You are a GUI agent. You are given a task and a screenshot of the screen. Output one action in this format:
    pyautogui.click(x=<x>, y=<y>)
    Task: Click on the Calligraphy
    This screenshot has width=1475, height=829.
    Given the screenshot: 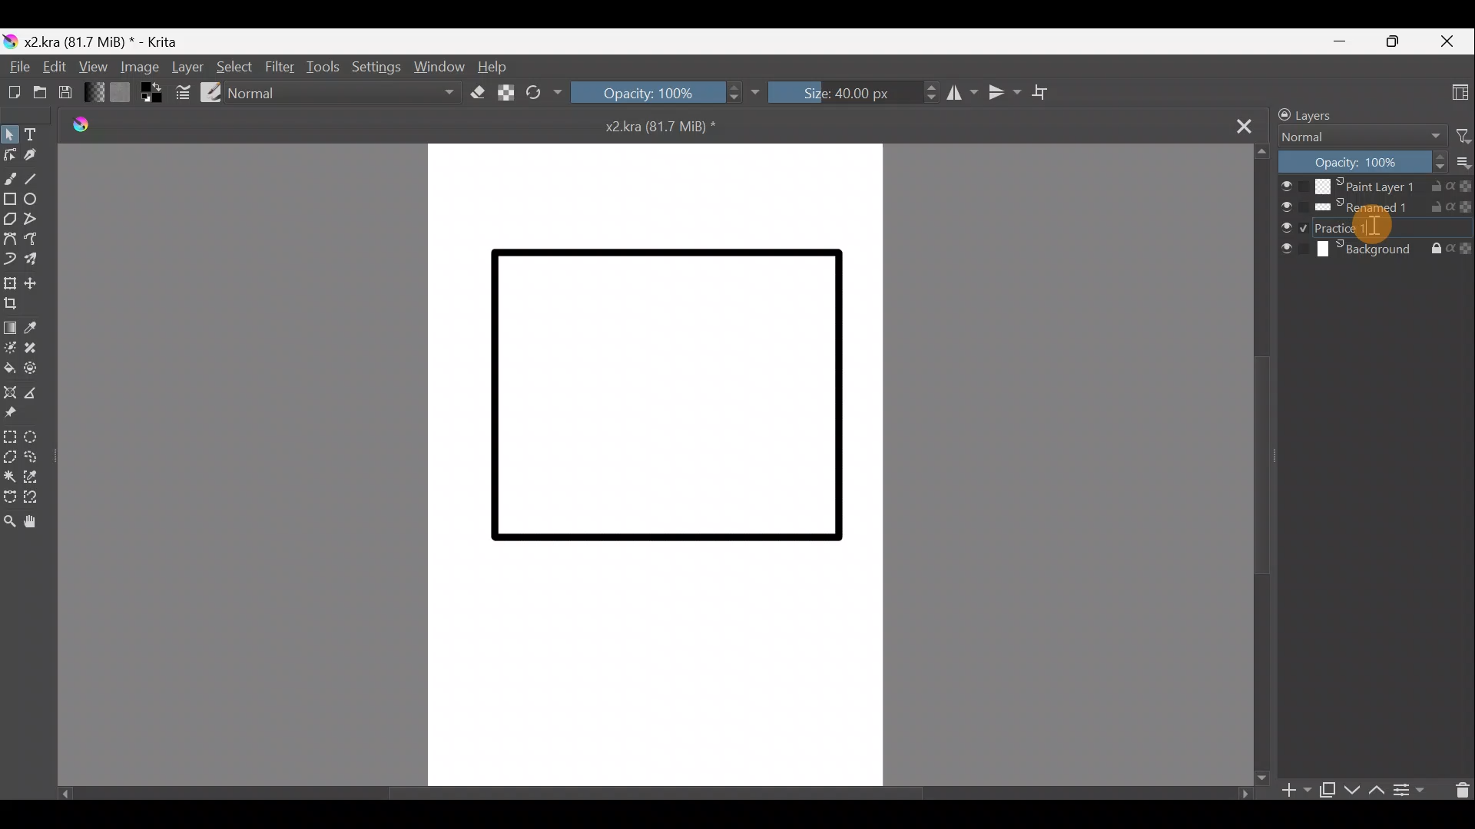 What is the action you would take?
    pyautogui.click(x=33, y=154)
    